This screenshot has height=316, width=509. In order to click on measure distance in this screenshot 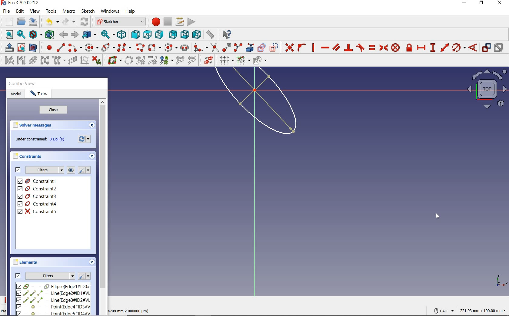, I will do `click(211, 34)`.